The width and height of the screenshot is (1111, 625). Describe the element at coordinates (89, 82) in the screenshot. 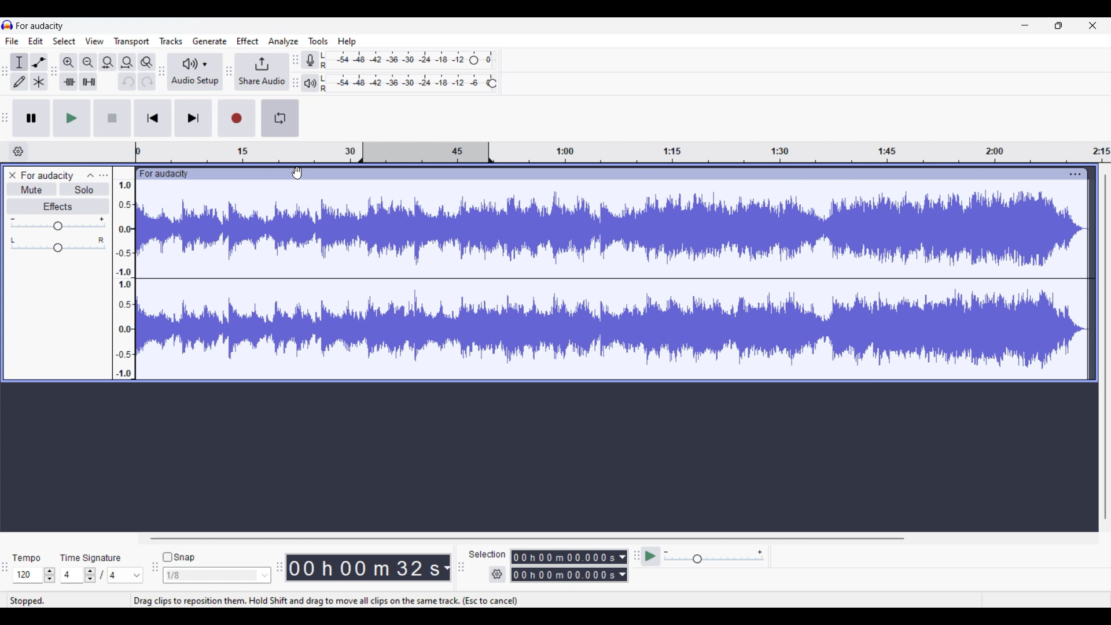

I see `Silence audio selection` at that location.